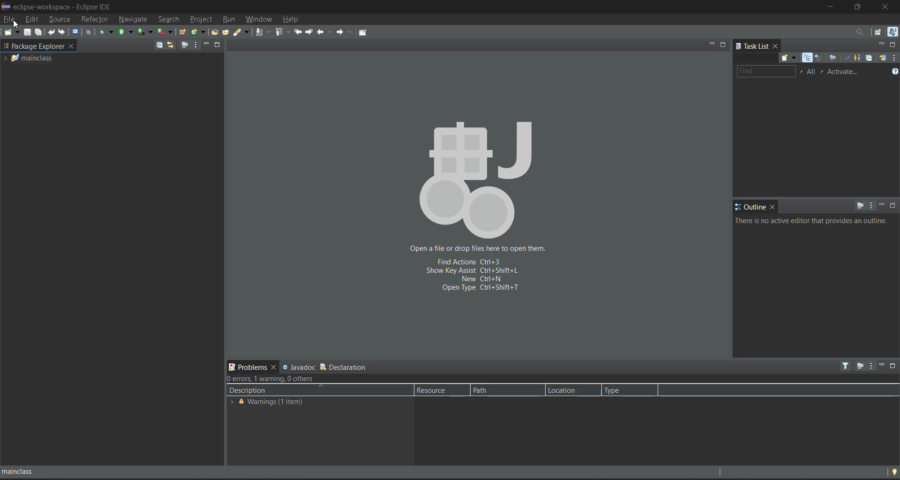 The height and width of the screenshot is (480, 900). I want to click on save all, so click(40, 33).